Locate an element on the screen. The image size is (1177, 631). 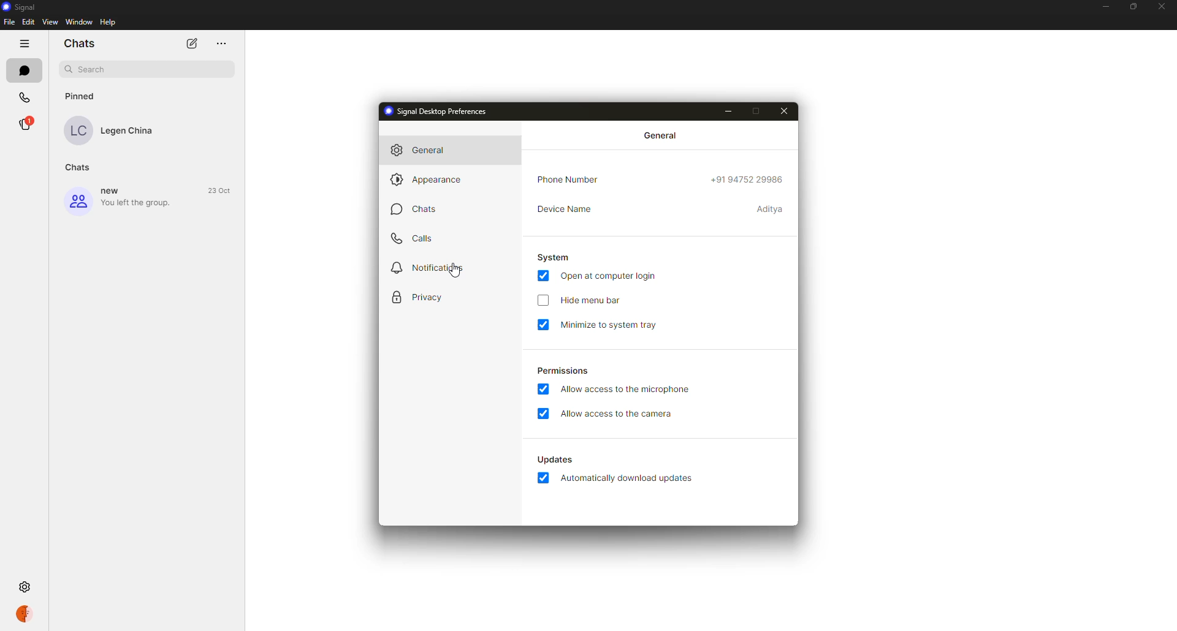
name is located at coordinates (771, 208).